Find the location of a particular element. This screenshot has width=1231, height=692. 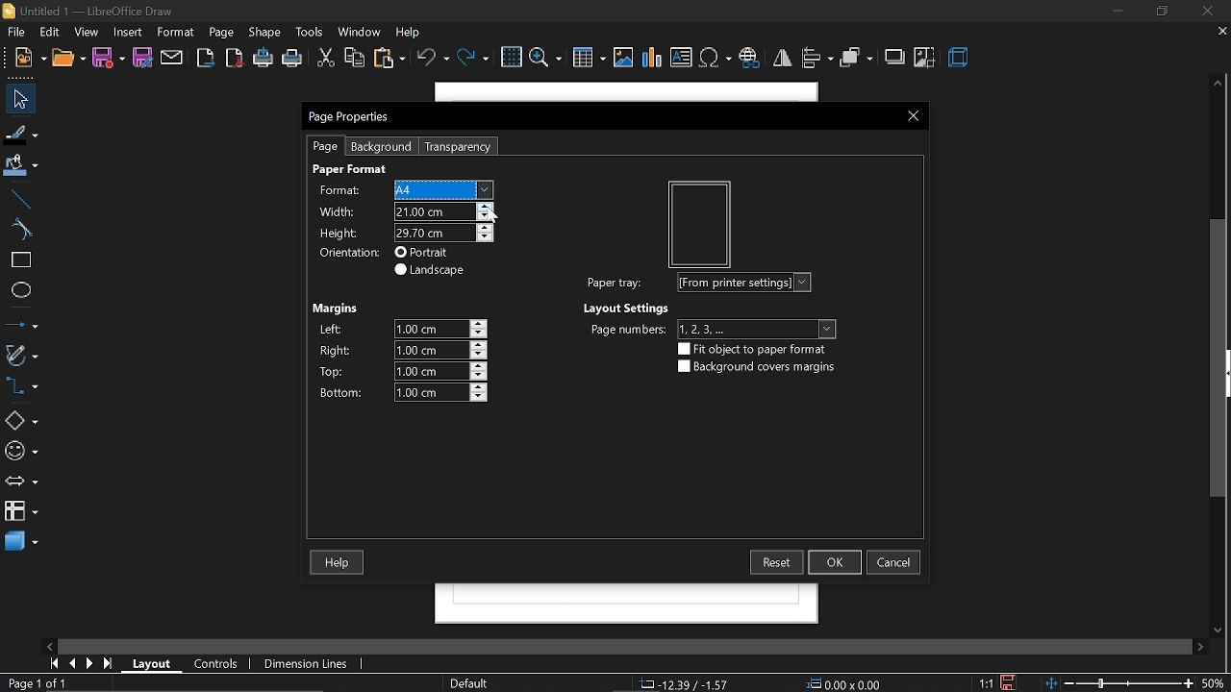

export is located at coordinates (206, 59).